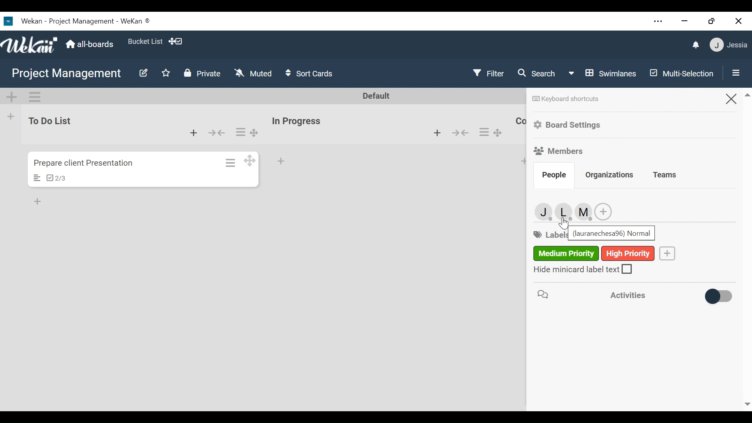 This screenshot has width=752, height=423. Describe the element at coordinates (554, 174) in the screenshot. I see `People` at that location.